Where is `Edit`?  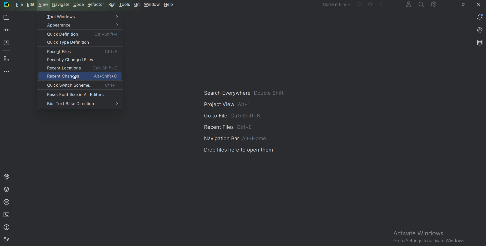 Edit is located at coordinates (31, 5).